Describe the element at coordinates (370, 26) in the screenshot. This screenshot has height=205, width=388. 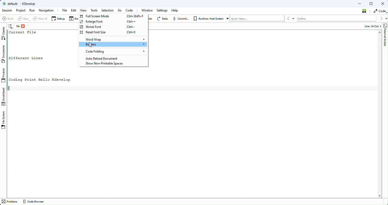
I see `Info` at that location.